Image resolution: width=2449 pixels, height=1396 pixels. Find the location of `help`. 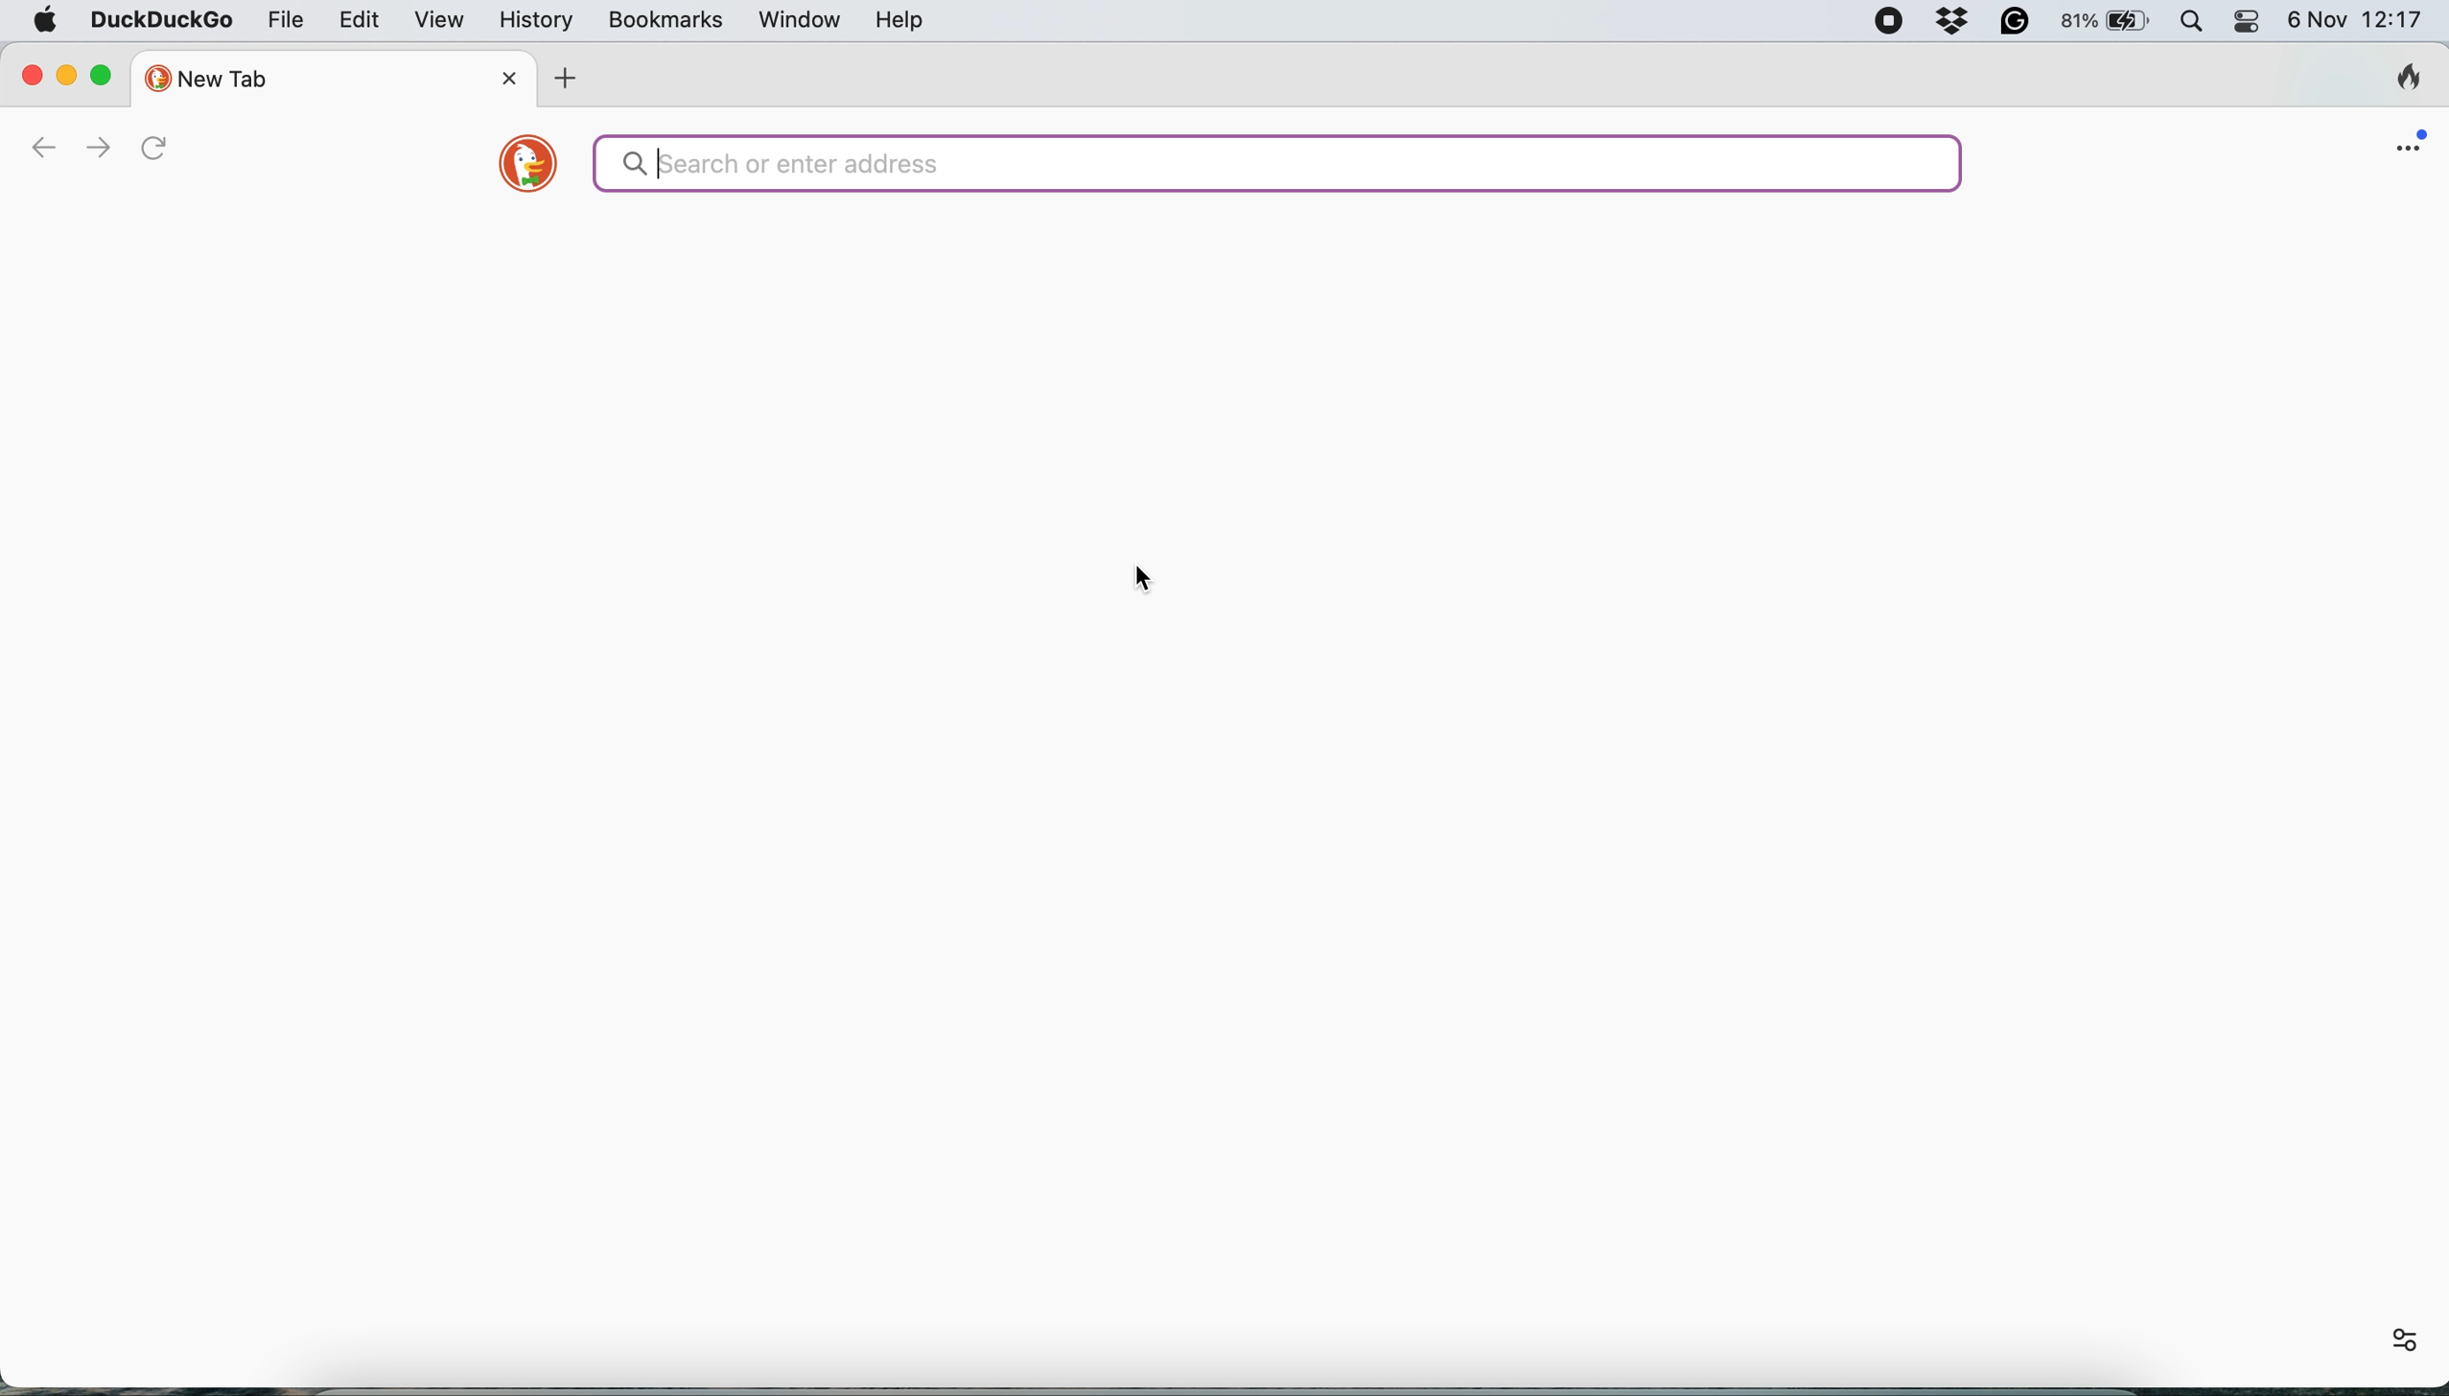

help is located at coordinates (898, 22).